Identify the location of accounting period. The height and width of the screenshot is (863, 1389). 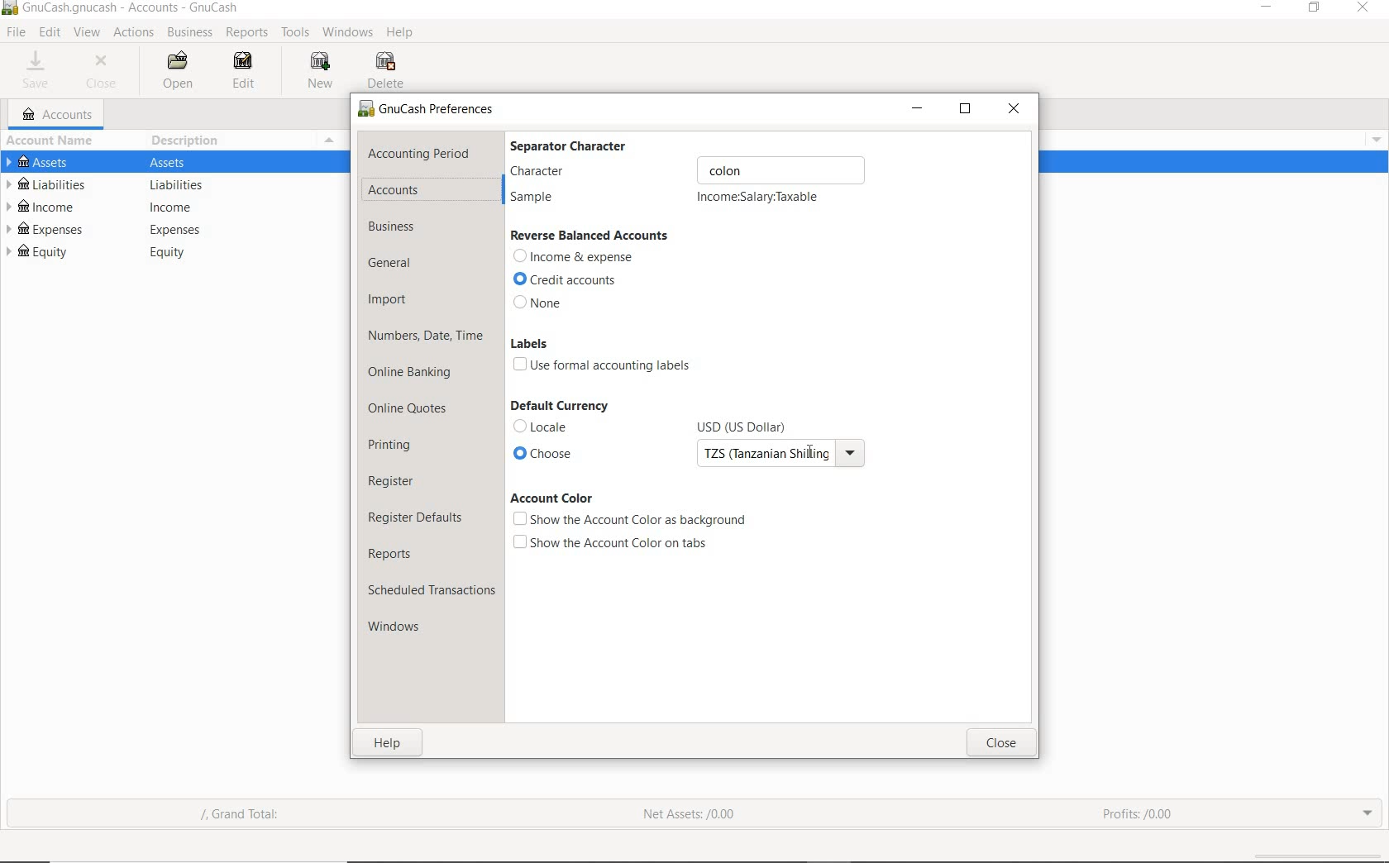
(419, 153).